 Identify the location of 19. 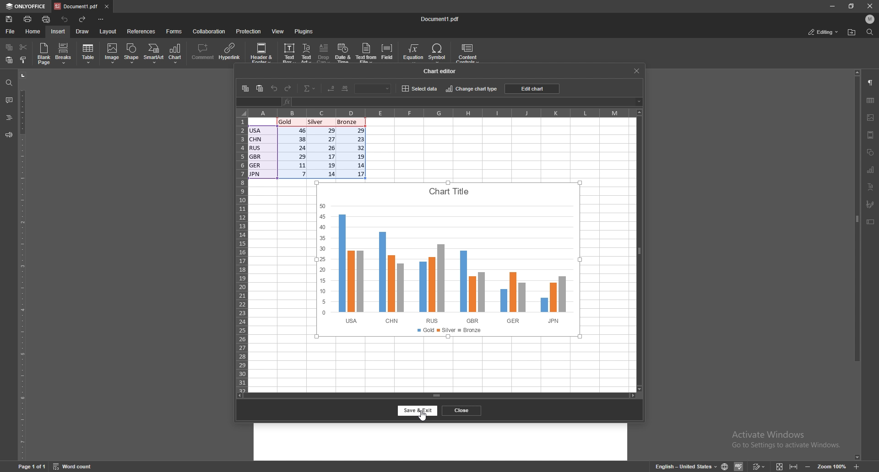
(358, 156).